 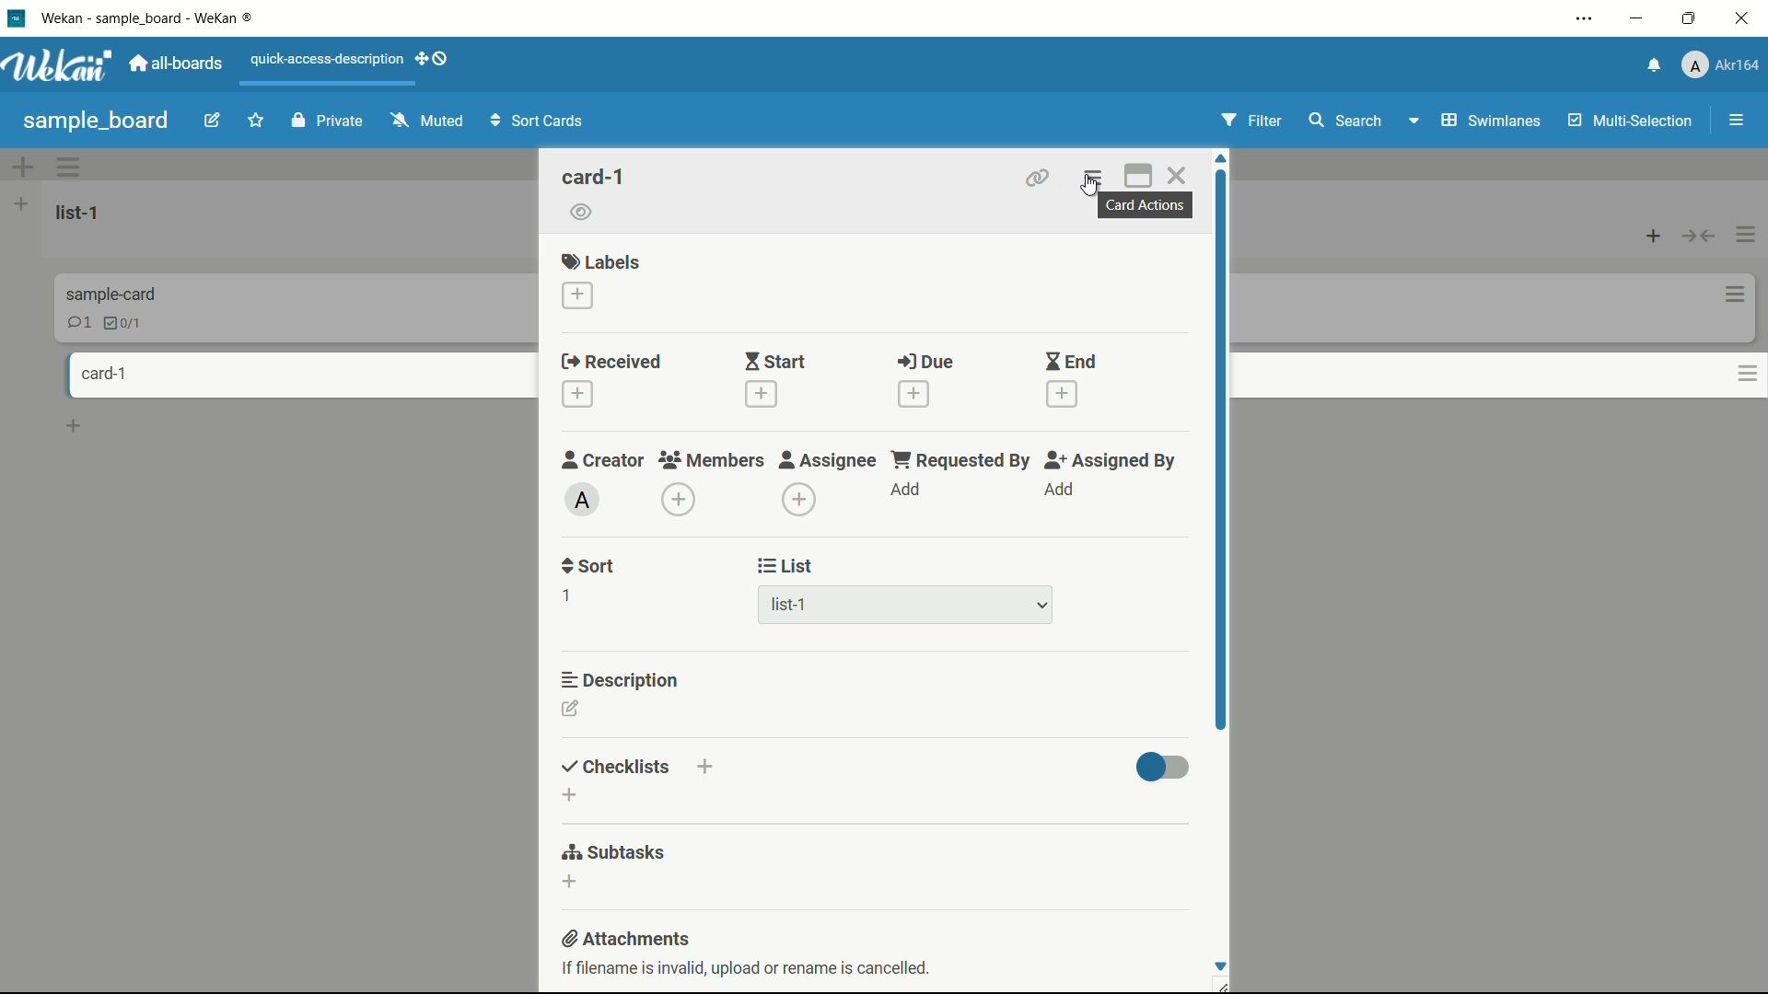 What do you see at coordinates (1724, 64) in the screenshot?
I see `Akr164` at bounding box center [1724, 64].